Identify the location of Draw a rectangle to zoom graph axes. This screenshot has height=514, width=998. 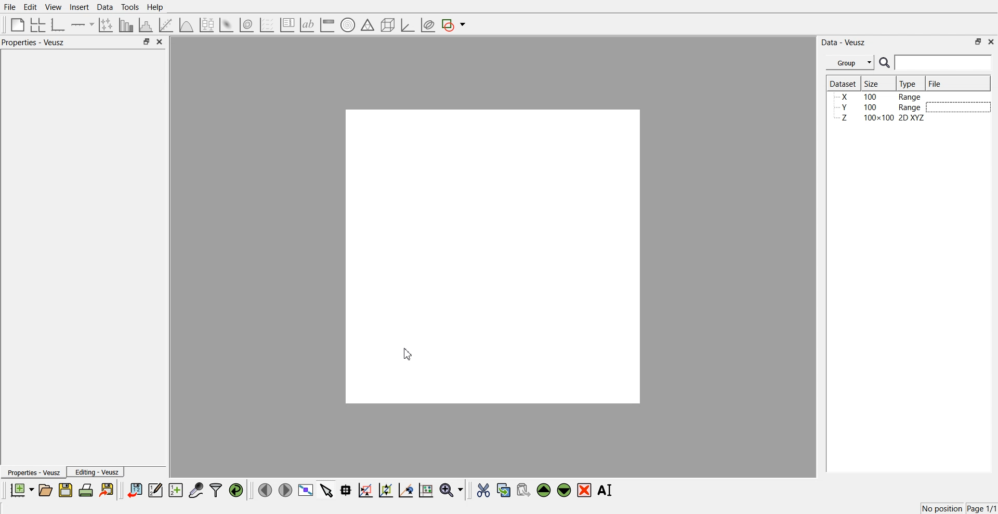
(365, 490).